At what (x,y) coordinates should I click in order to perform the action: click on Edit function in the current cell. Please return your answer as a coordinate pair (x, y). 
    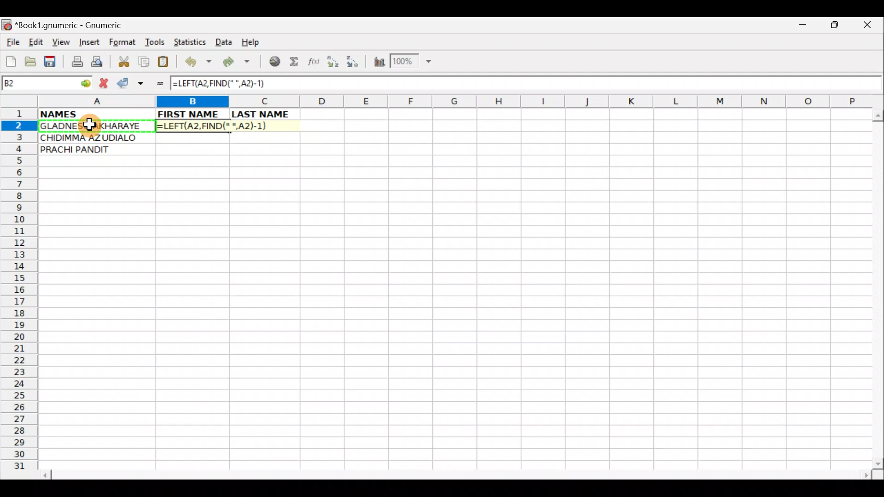
    Looking at the image, I should click on (315, 64).